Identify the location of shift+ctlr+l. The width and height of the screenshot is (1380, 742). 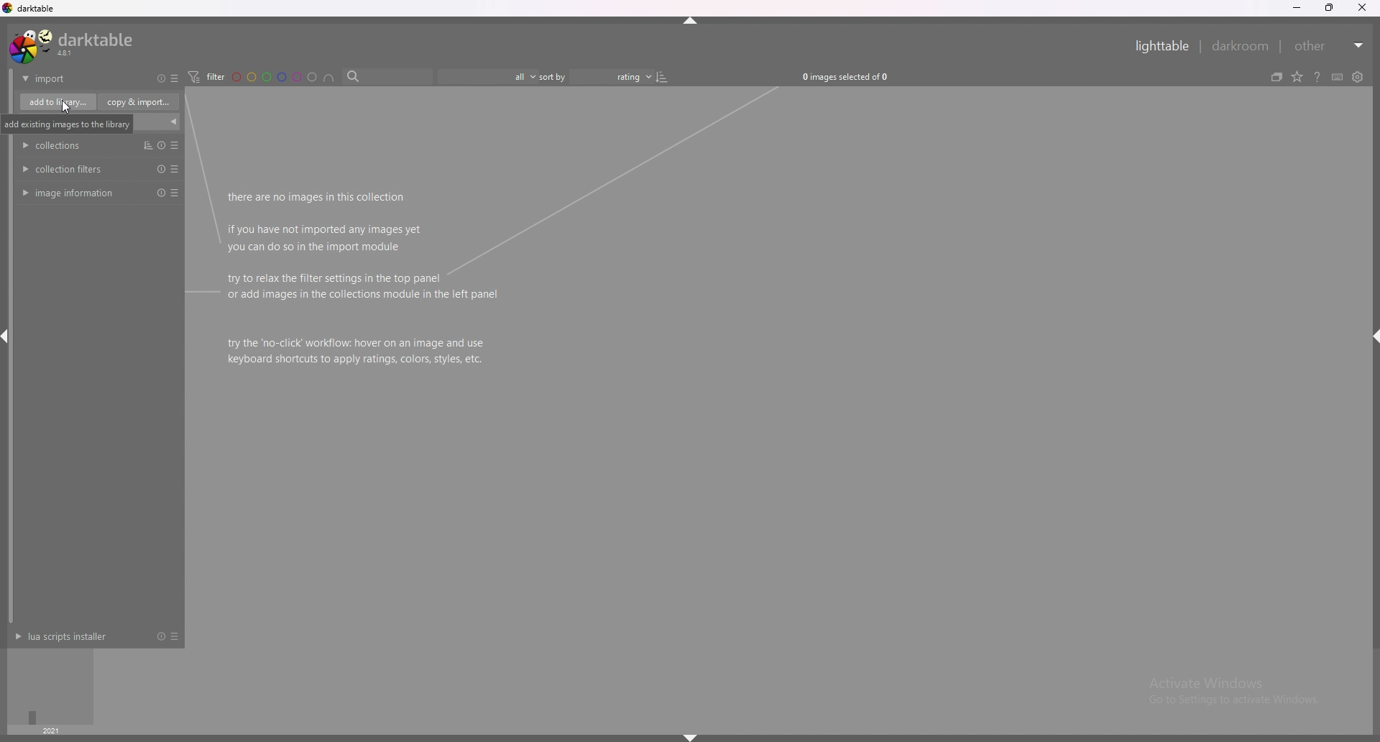
(9, 339).